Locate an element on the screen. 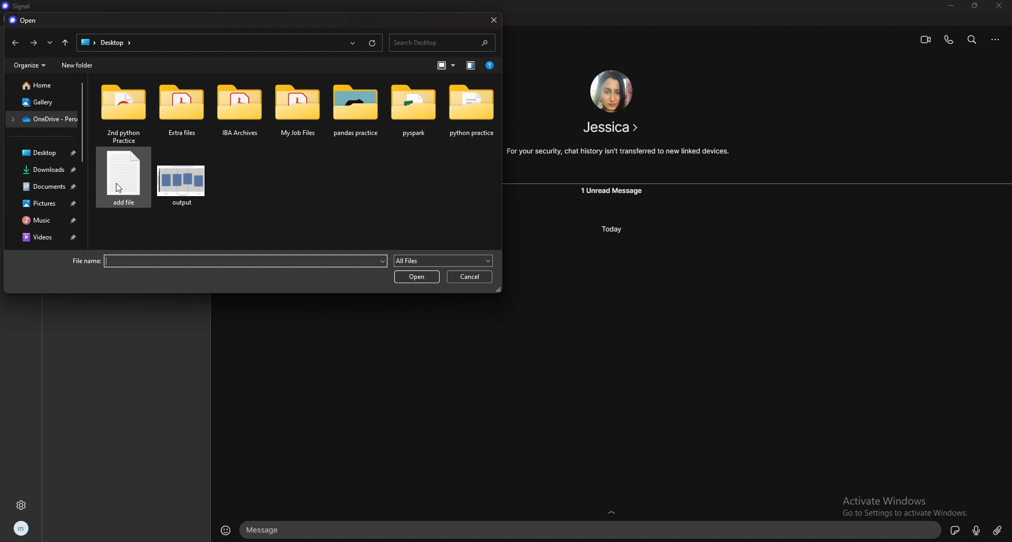  friend image is located at coordinates (610, 92).